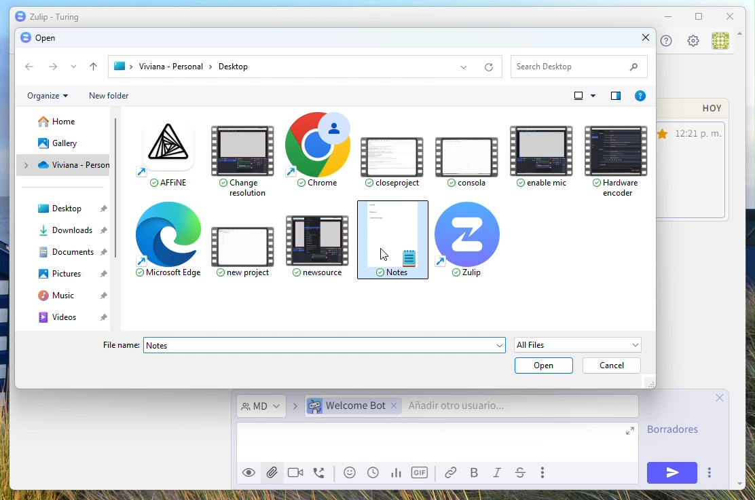 This screenshot has height=500, width=755. What do you see at coordinates (543, 365) in the screenshot?
I see `open` at bounding box center [543, 365].